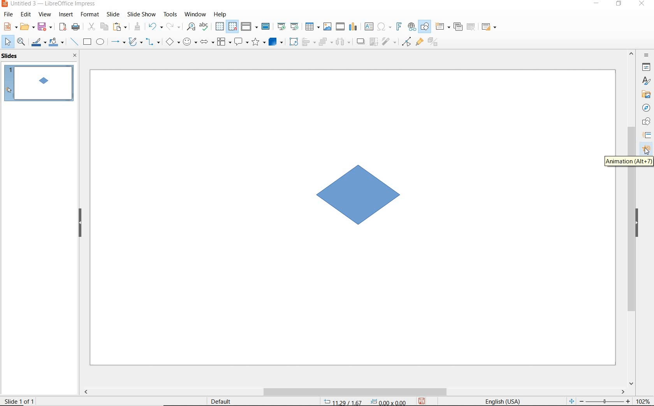 This screenshot has height=406, width=654. Describe the element at coordinates (423, 401) in the screenshot. I see `save` at that location.